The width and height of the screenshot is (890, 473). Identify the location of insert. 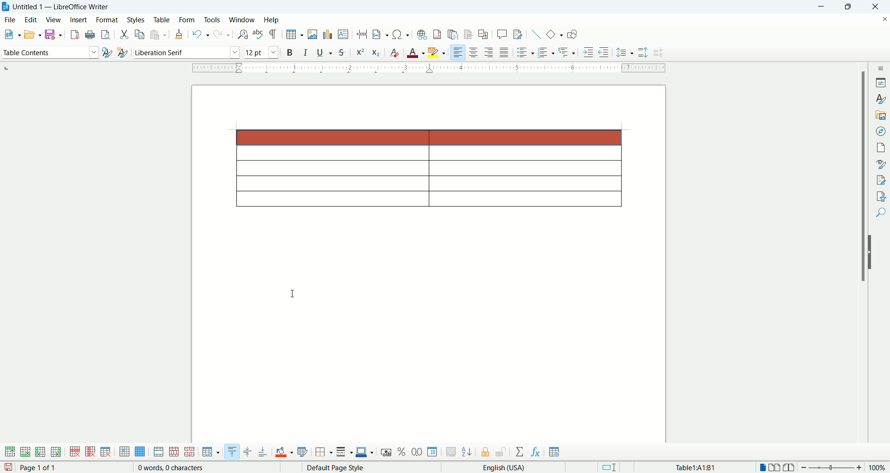
(79, 19).